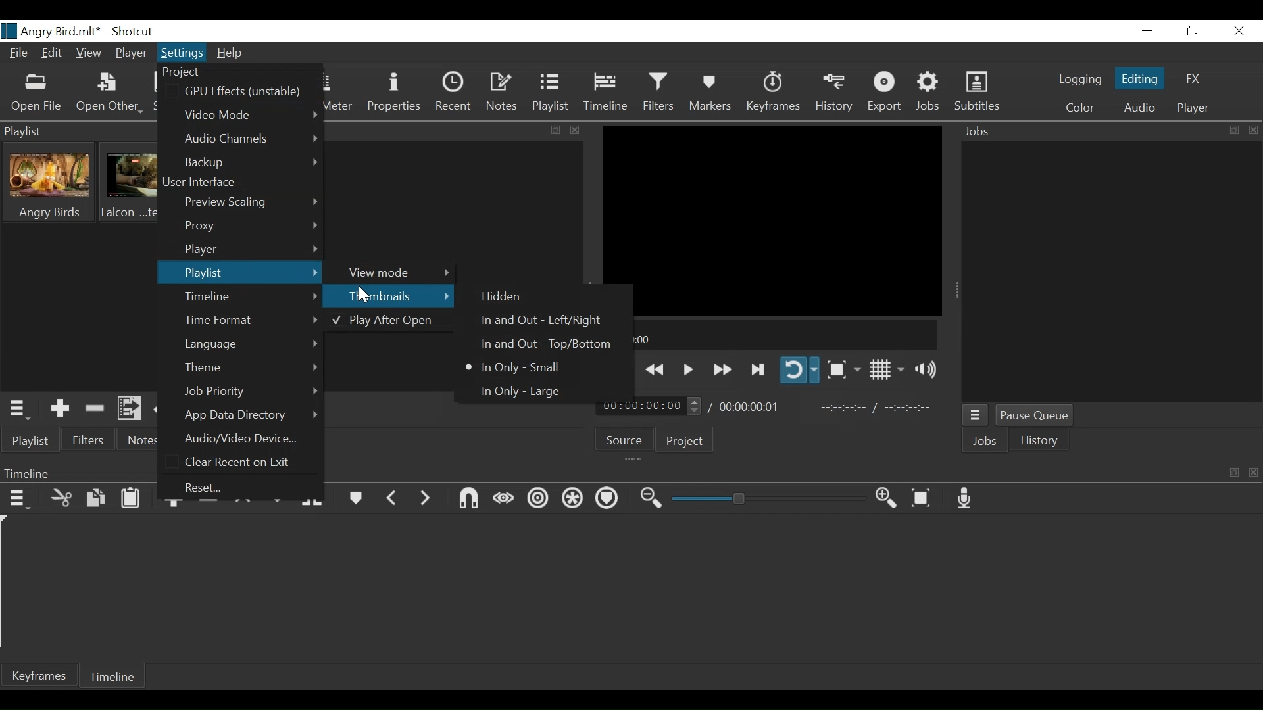 The height and width of the screenshot is (710, 1263). Describe the element at coordinates (1193, 108) in the screenshot. I see `Player` at that location.